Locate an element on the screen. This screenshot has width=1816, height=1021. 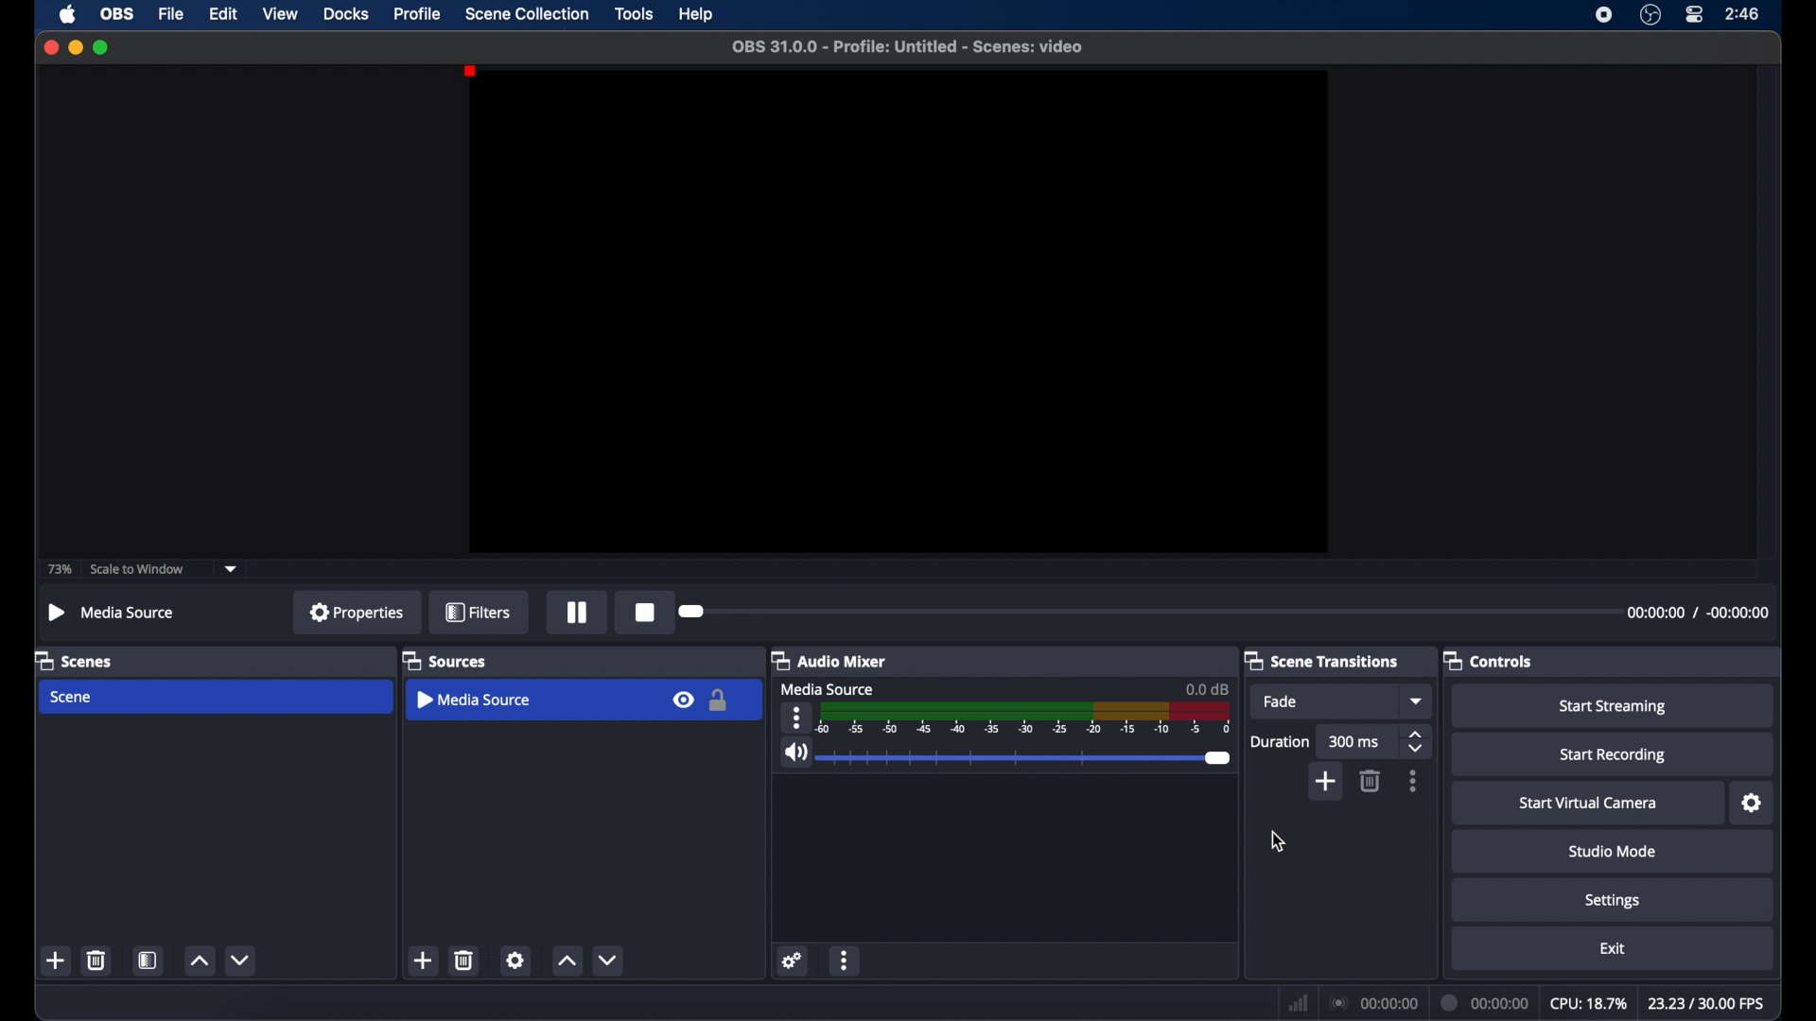
dropdown is located at coordinates (1418, 701).